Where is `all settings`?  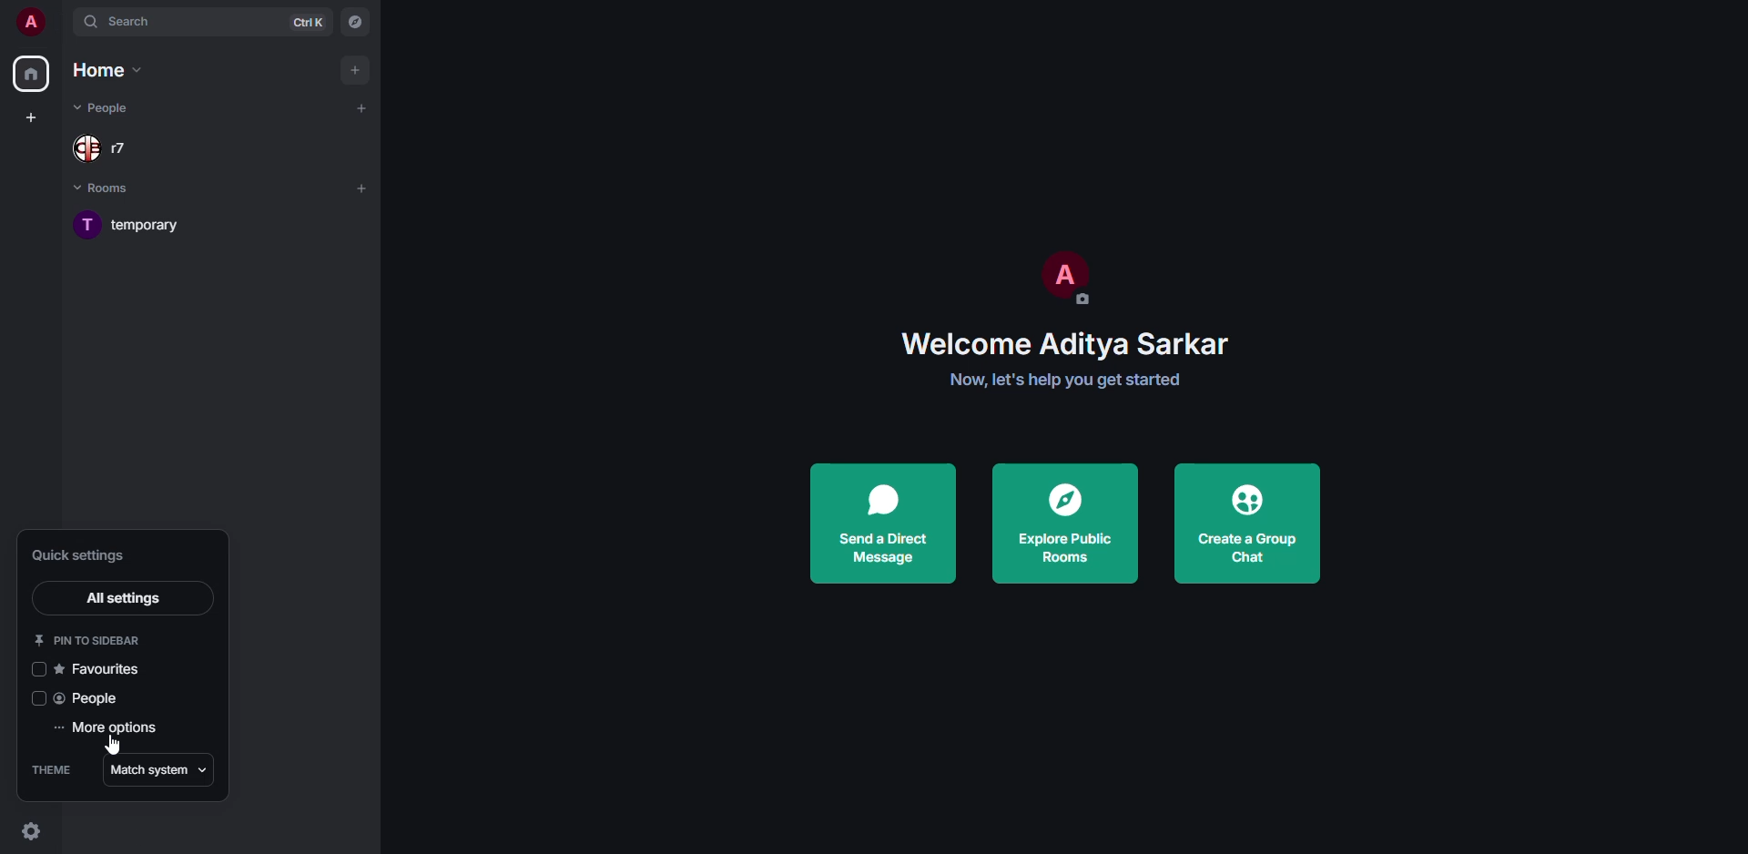
all settings is located at coordinates (123, 596).